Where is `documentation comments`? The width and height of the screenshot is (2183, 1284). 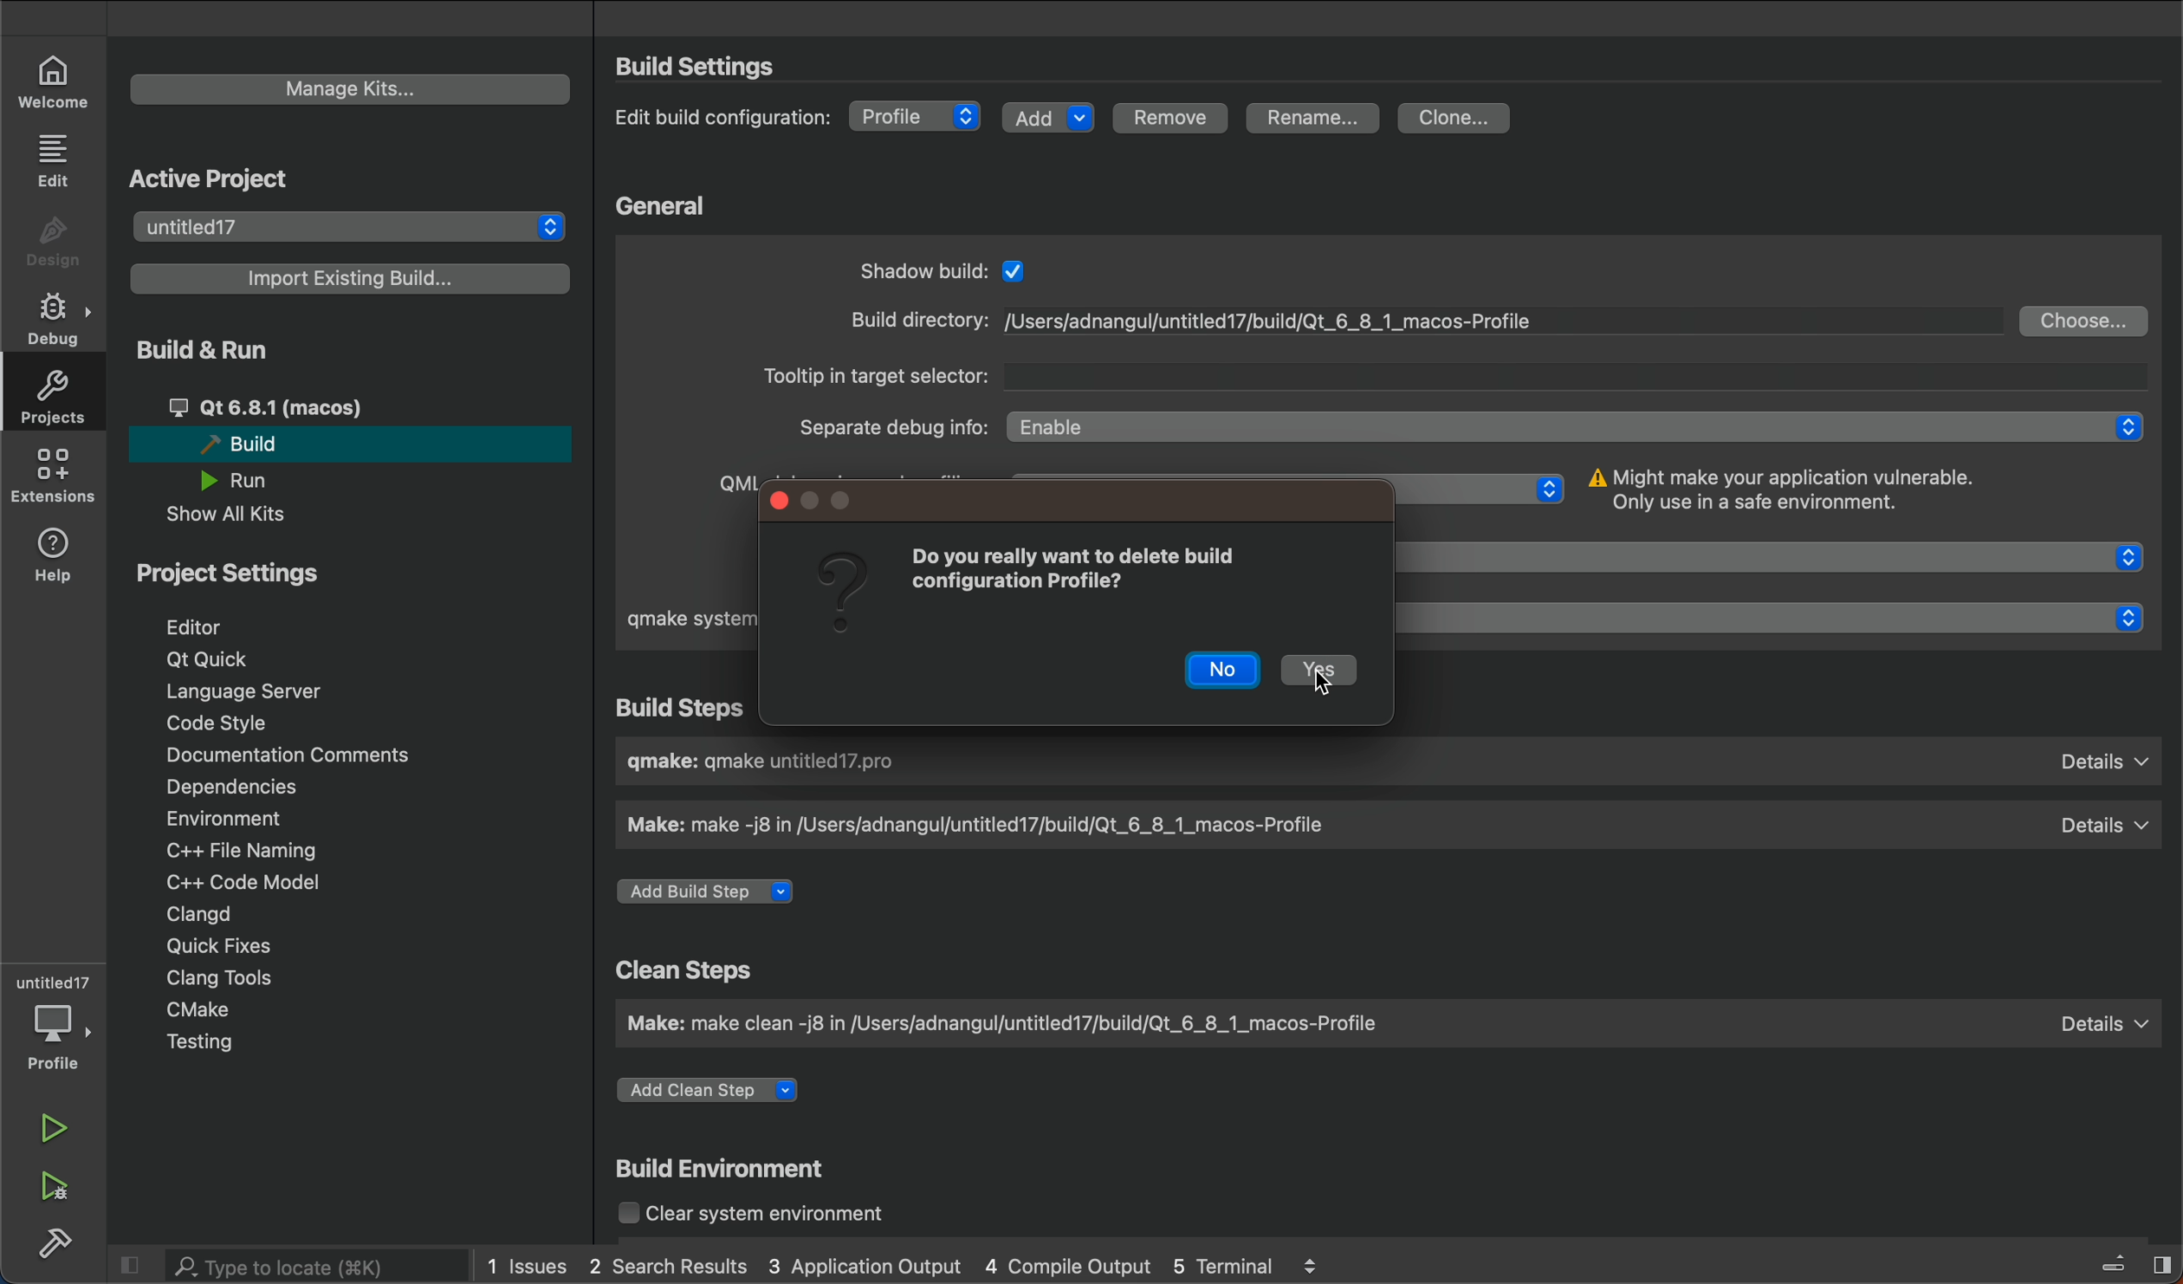 documentation comments is located at coordinates (293, 754).